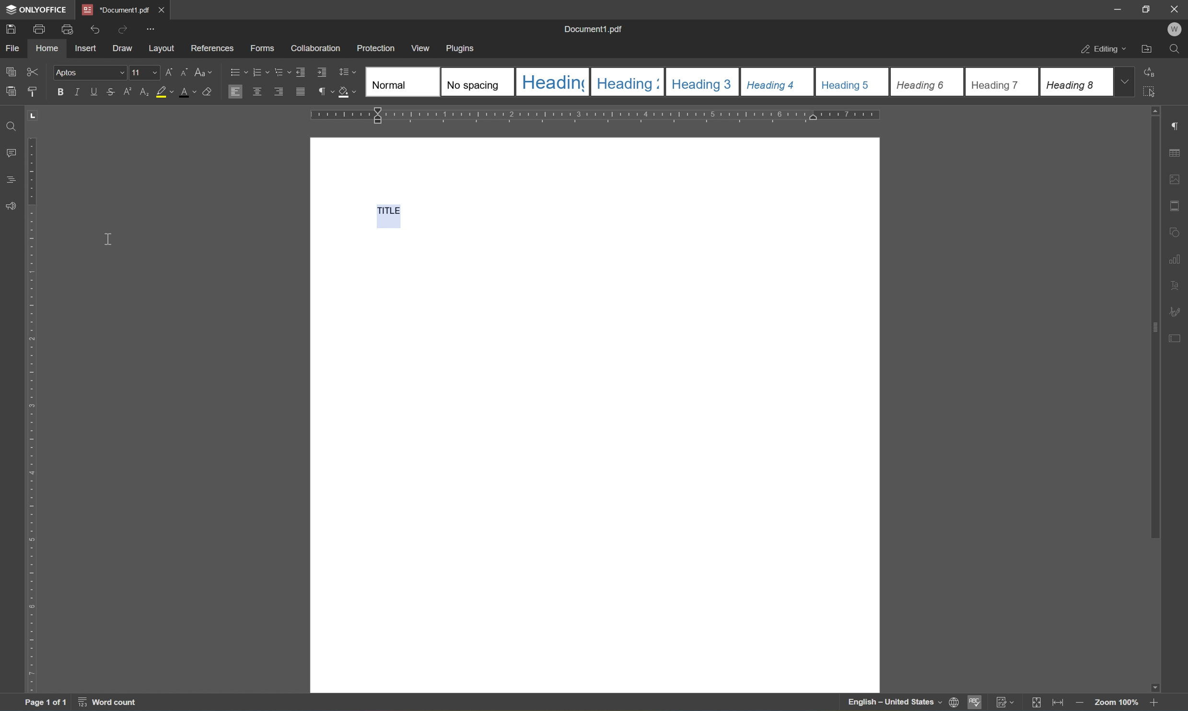  Describe the element at coordinates (1177, 283) in the screenshot. I see `text art settings` at that location.